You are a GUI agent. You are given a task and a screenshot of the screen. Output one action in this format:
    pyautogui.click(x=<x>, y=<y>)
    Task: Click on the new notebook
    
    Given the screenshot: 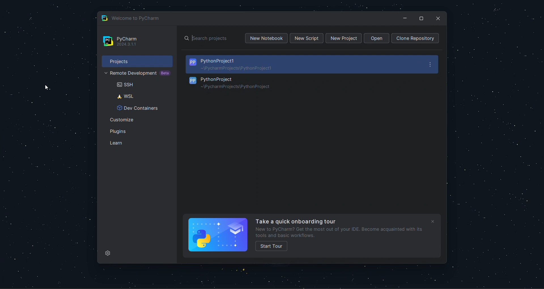 What is the action you would take?
    pyautogui.click(x=265, y=39)
    